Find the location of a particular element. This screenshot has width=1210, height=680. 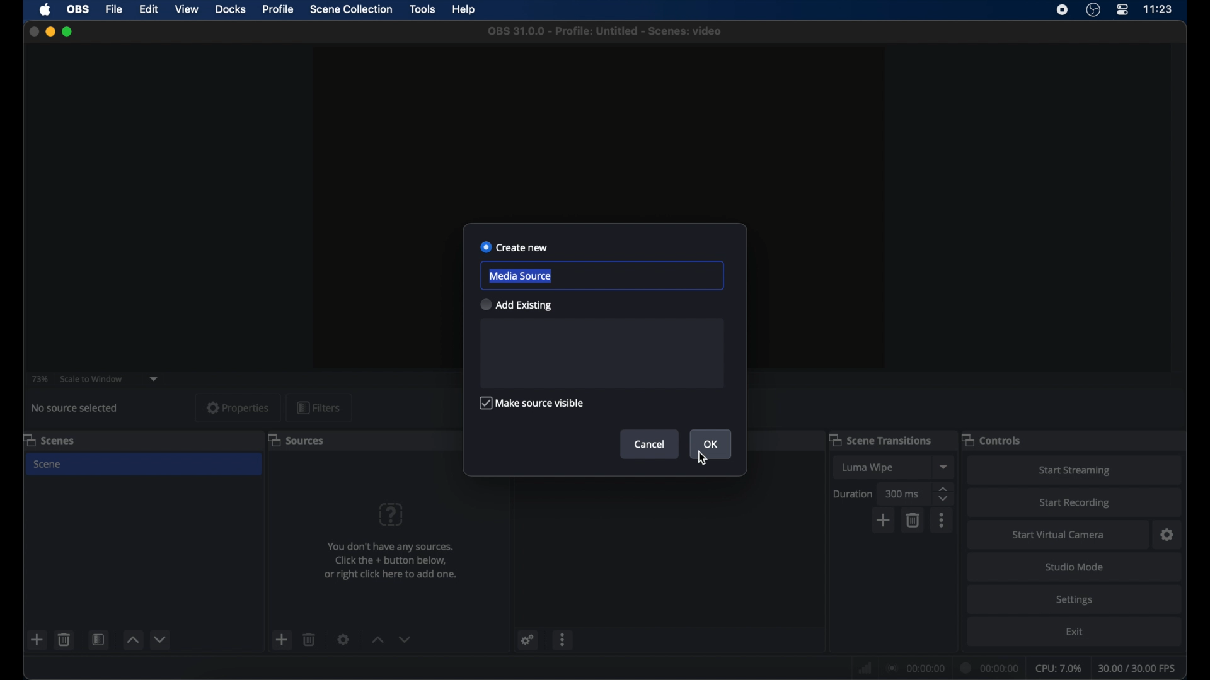

exit is located at coordinates (1075, 632).